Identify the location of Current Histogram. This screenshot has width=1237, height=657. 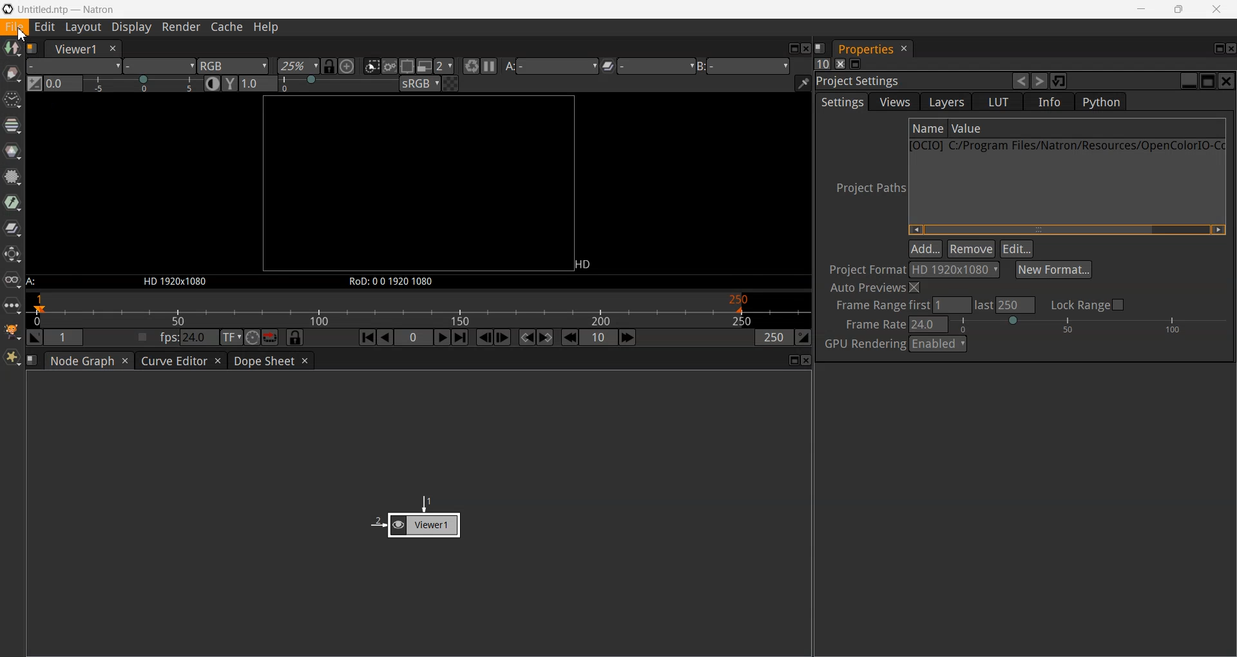
(63, 84).